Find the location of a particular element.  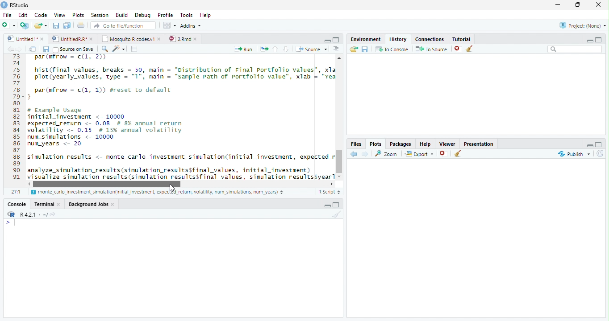

Untited1* is located at coordinates (25, 38).